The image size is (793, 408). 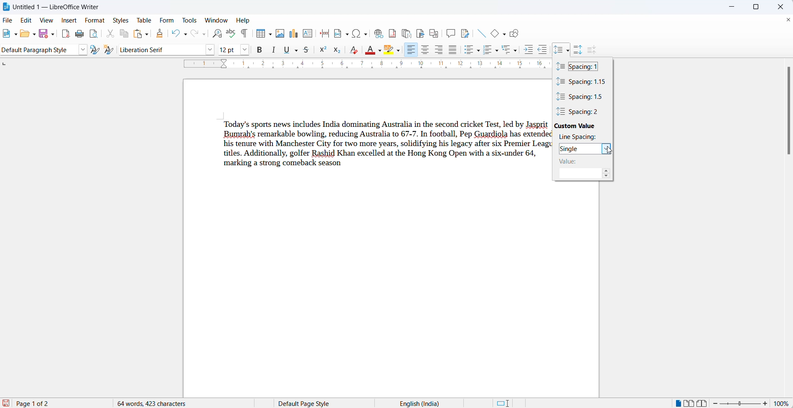 What do you see at coordinates (229, 50) in the screenshot?
I see `font size` at bounding box center [229, 50].